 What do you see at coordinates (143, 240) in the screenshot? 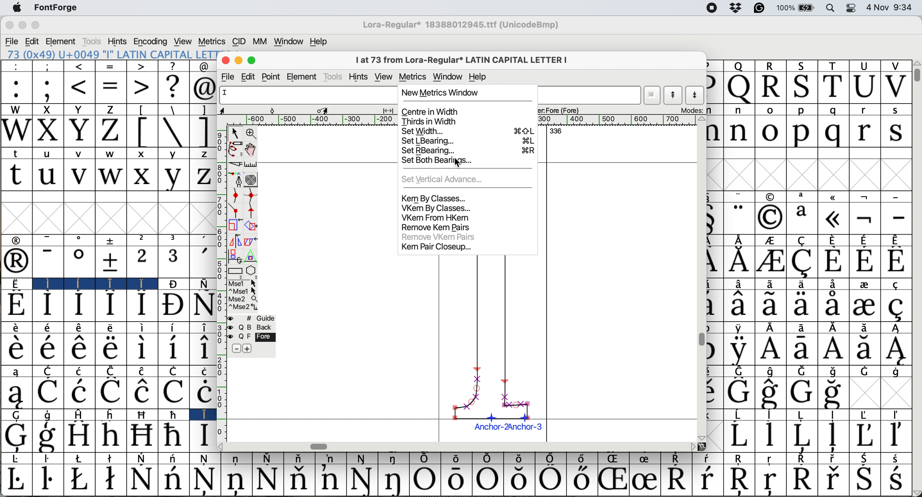
I see `2` at bounding box center [143, 240].